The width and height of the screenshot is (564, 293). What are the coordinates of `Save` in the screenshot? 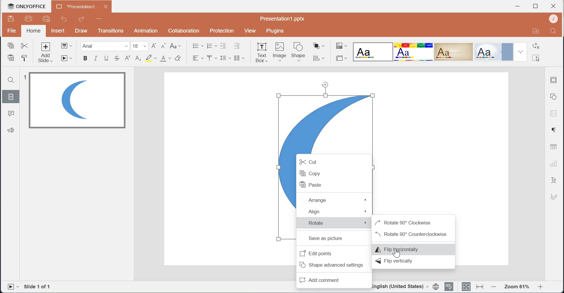 It's located at (12, 18).